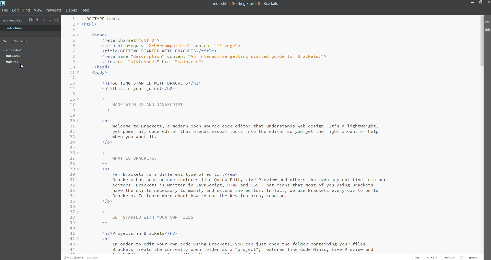  I want to click on main.css , so click(27, 62).